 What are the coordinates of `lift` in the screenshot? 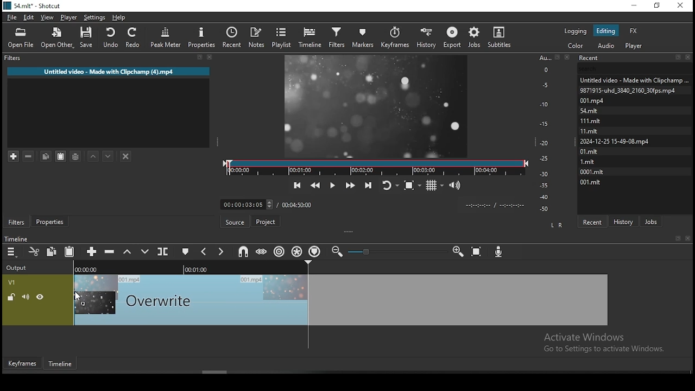 It's located at (126, 252).